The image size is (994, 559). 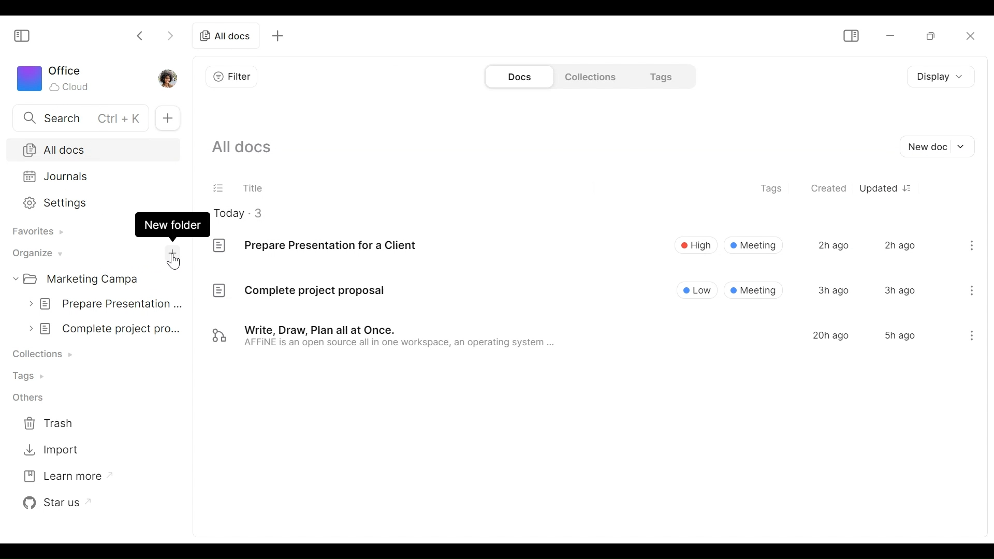 What do you see at coordinates (971, 37) in the screenshot?
I see `Close` at bounding box center [971, 37].